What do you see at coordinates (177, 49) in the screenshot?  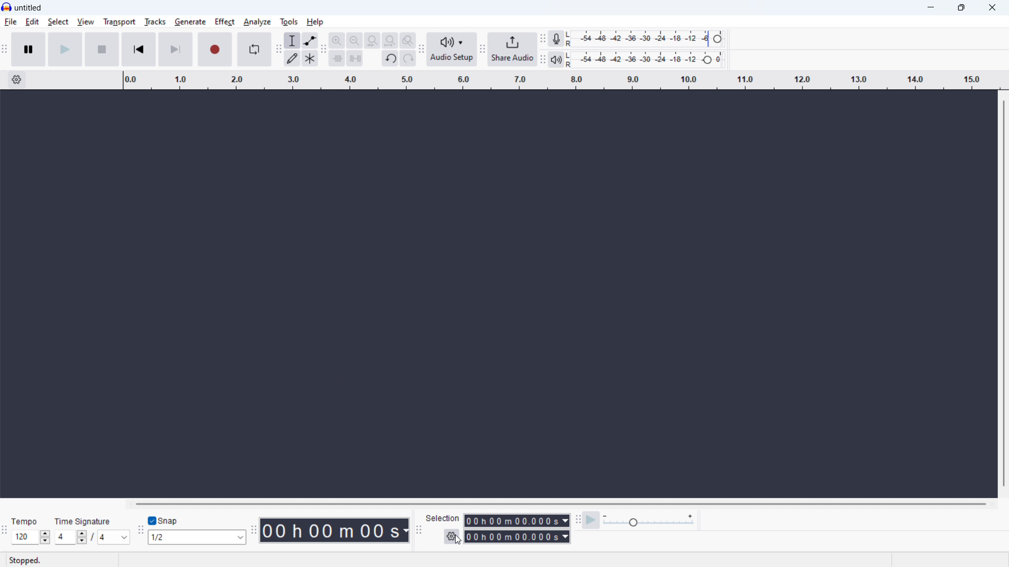 I see `skip to end` at bounding box center [177, 49].